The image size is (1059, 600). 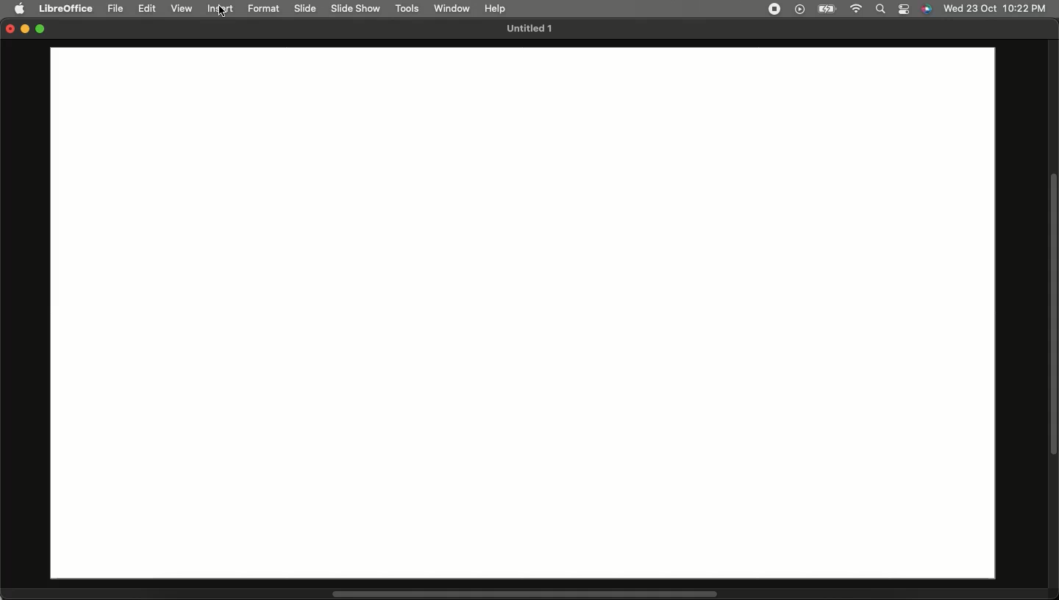 What do you see at coordinates (21, 10) in the screenshot?
I see `Apple logo` at bounding box center [21, 10].